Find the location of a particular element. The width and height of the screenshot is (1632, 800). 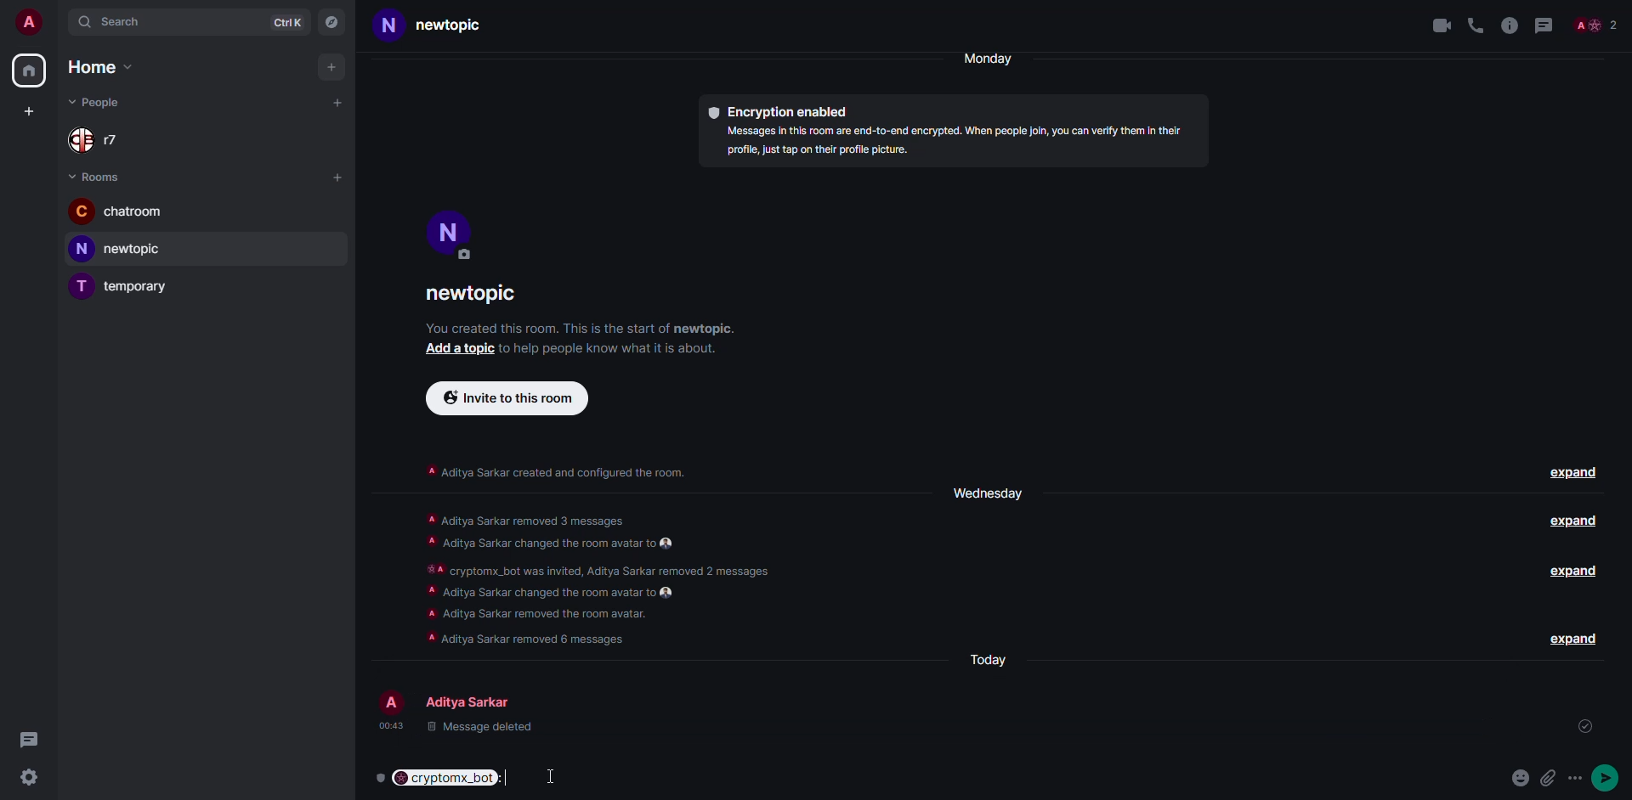

ctrlK is located at coordinates (286, 22).